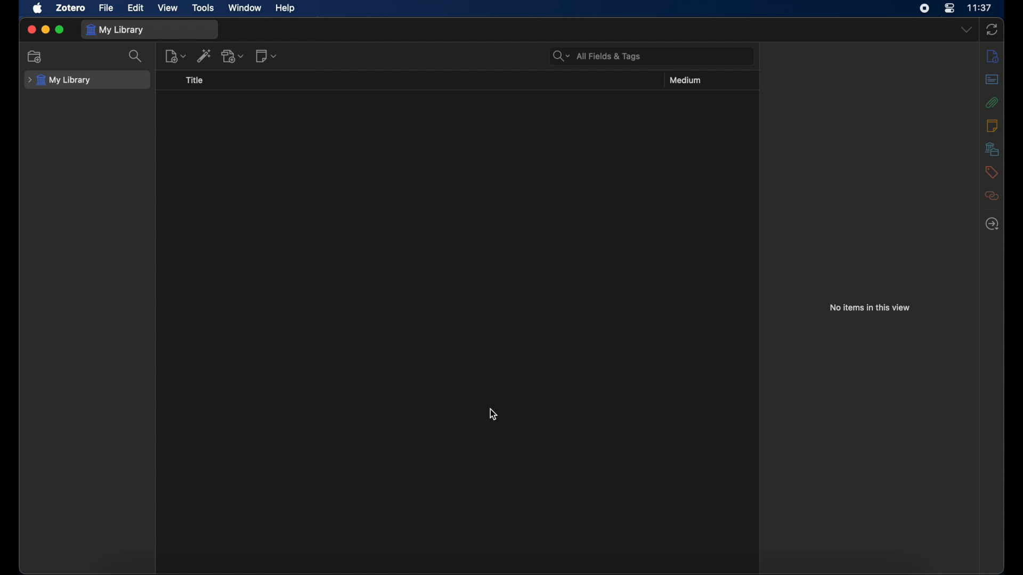 This screenshot has height=575, width=1023. Describe the element at coordinates (992, 102) in the screenshot. I see `attachments` at that location.